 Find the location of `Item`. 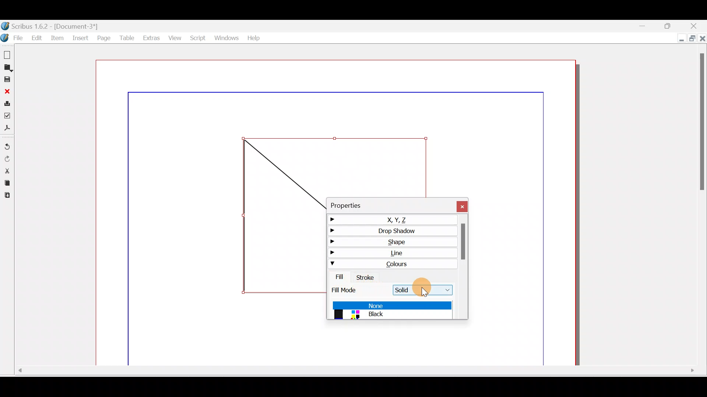

Item is located at coordinates (57, 39).